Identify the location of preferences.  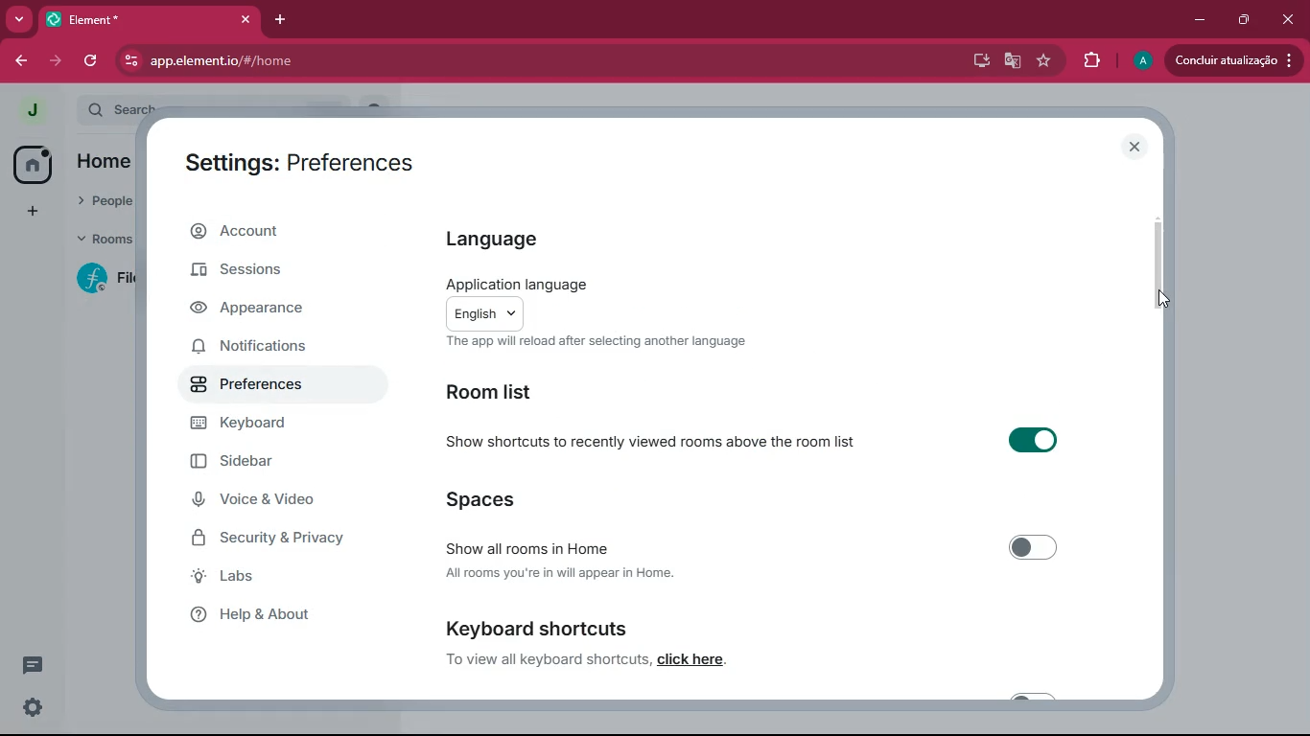
(271, 385).